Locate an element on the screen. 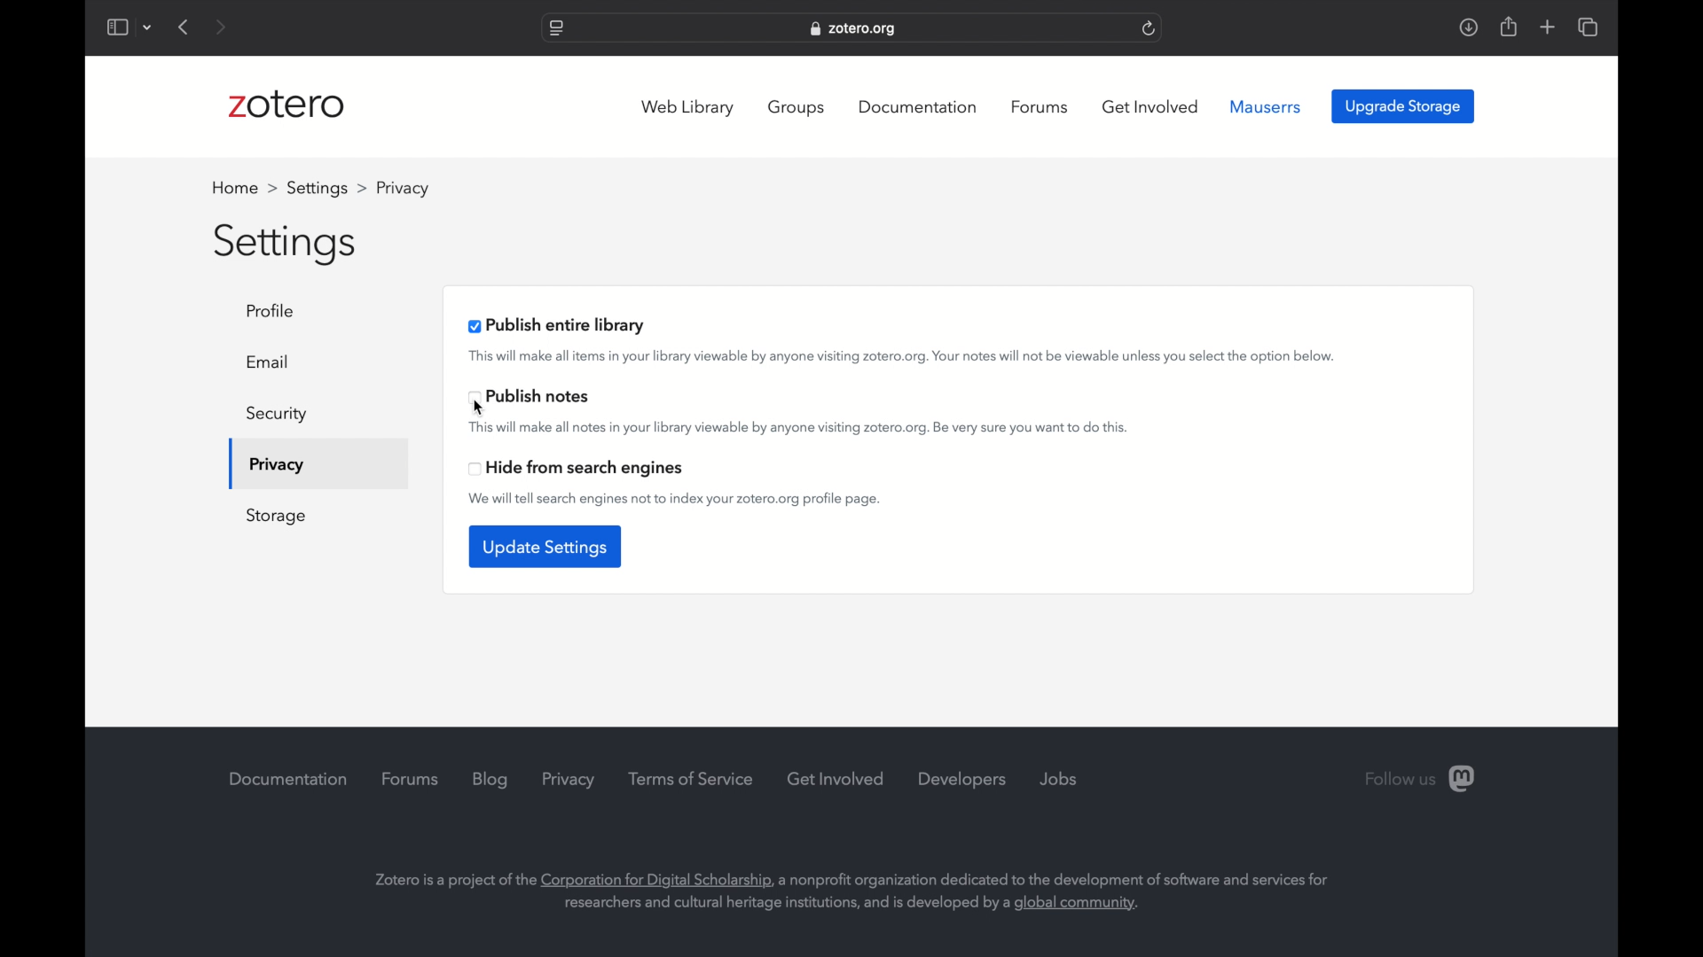 Image resolution: width=1703 pixels, height=957 pixels. next is located at coordinates (219, 27).